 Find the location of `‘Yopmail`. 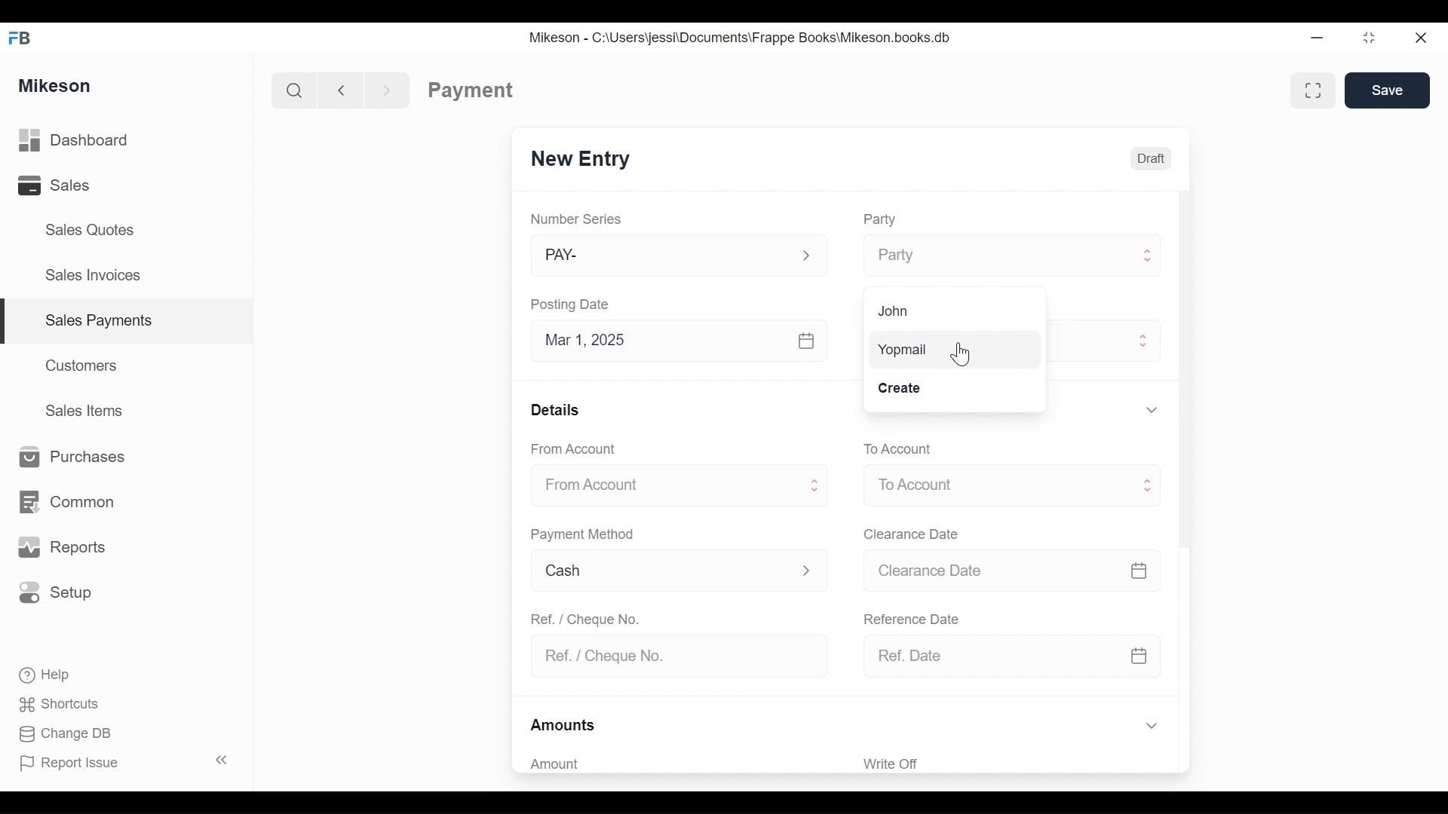

‘Yopmail is located at coordinates (902, 350).